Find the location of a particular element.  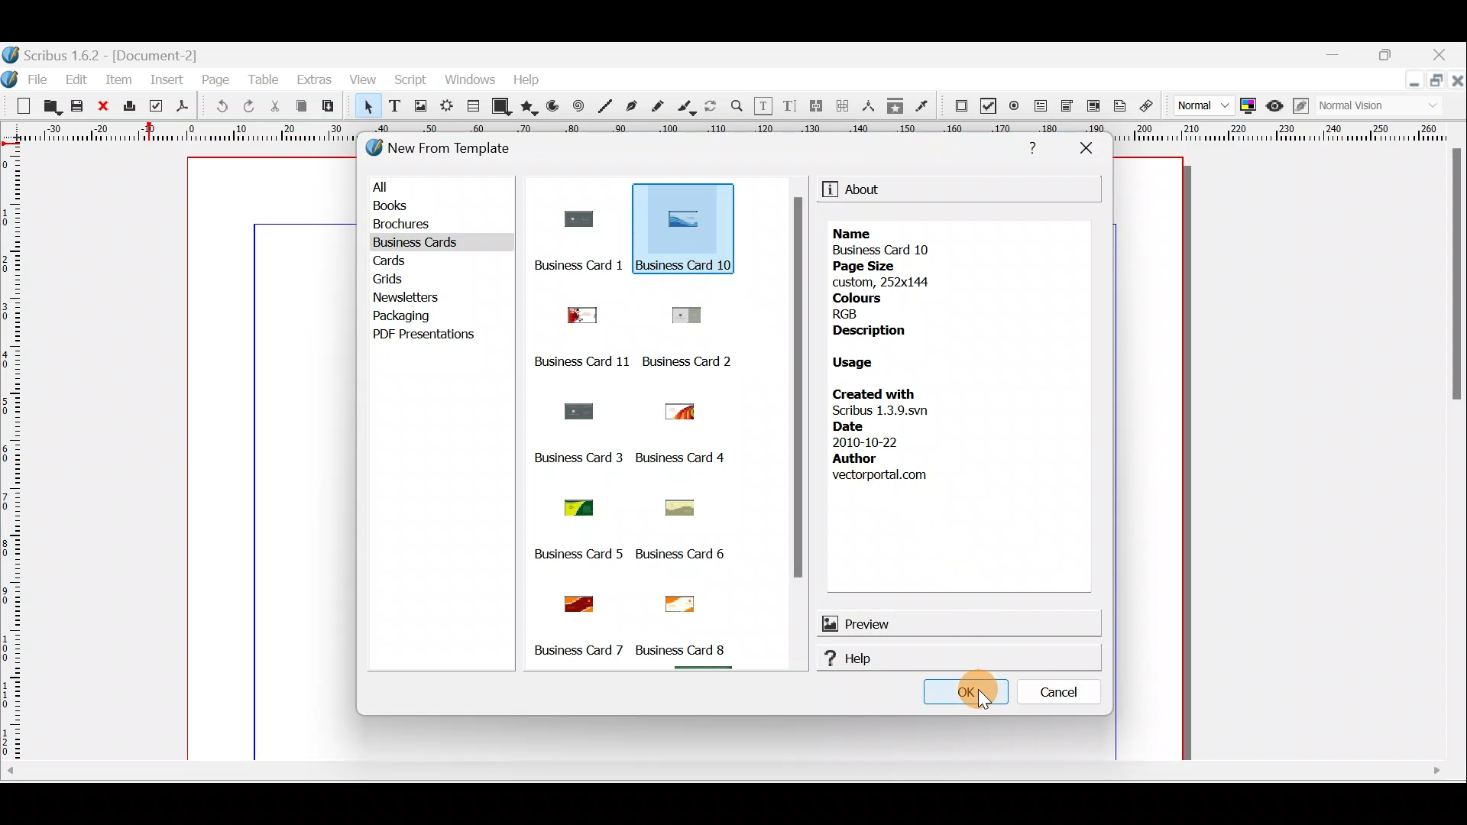

Text annotation is located at coordinates (1119, 107).